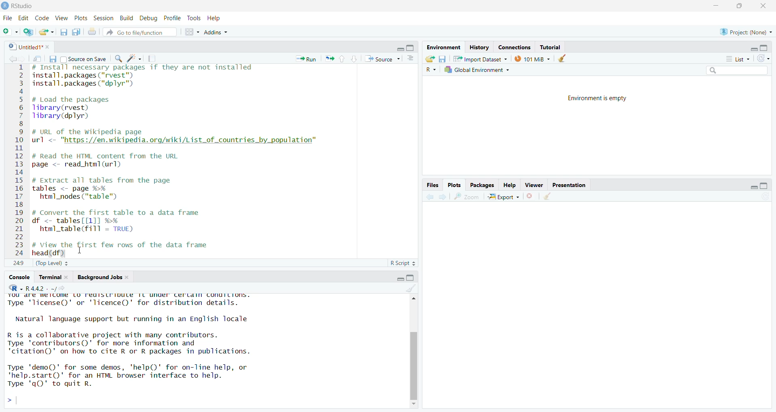 This screenshot has width=776, height=412. Describe the element at coordinates (99, 277) in the screenshot. I see `Background Jobs` at that location.